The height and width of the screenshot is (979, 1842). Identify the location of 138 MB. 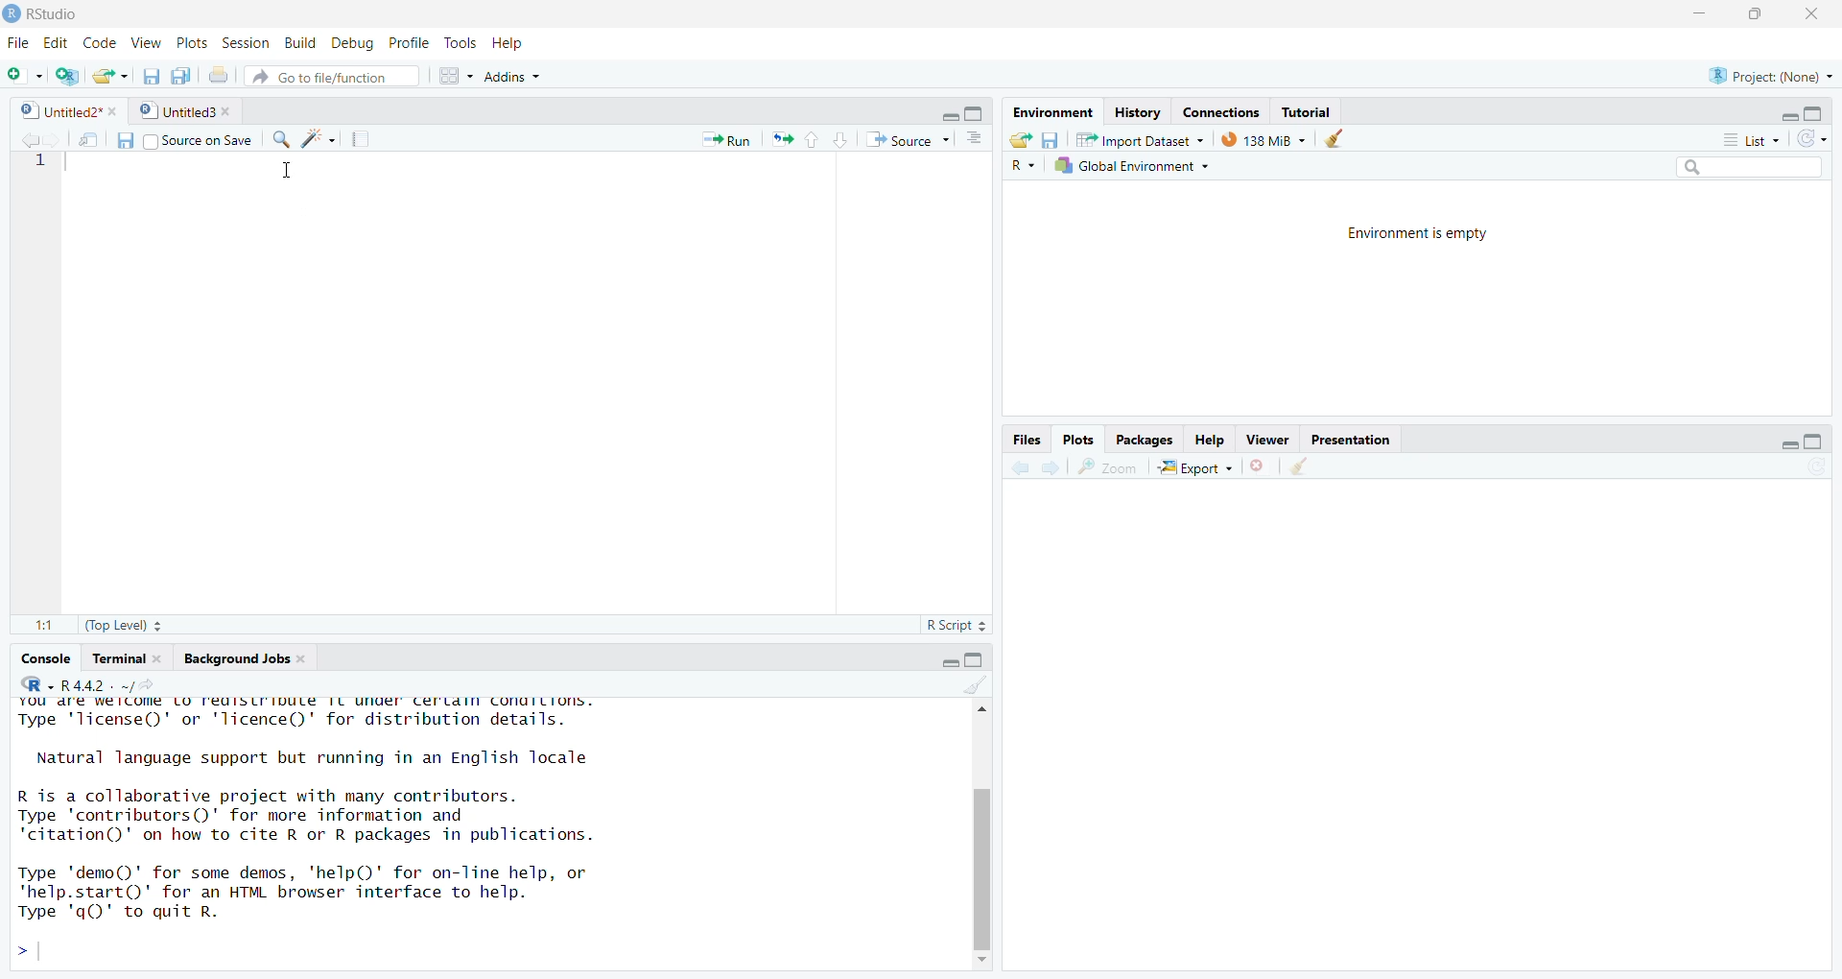
(1260, 138).